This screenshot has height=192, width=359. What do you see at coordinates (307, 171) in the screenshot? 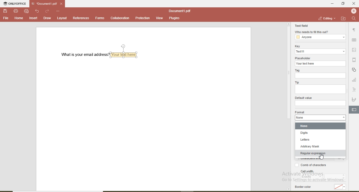
I see `cell width` at bounding box center [307, 171].